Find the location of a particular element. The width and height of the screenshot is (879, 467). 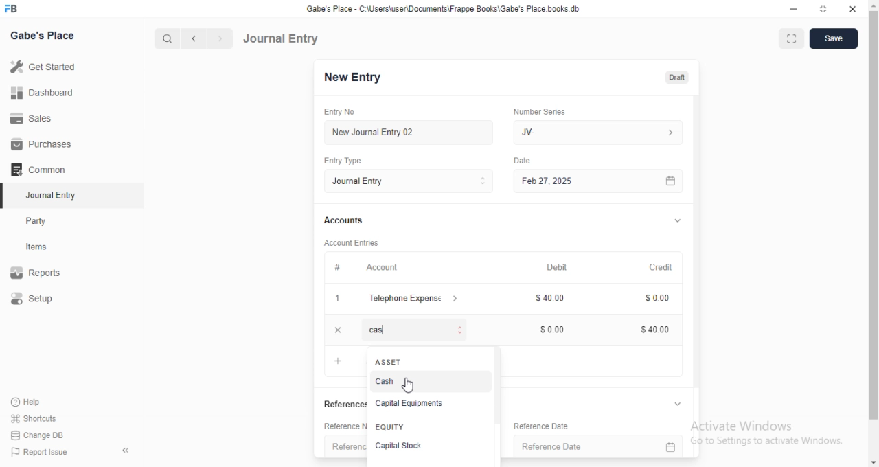

Journal Entry is located at coordinates (414, 181).